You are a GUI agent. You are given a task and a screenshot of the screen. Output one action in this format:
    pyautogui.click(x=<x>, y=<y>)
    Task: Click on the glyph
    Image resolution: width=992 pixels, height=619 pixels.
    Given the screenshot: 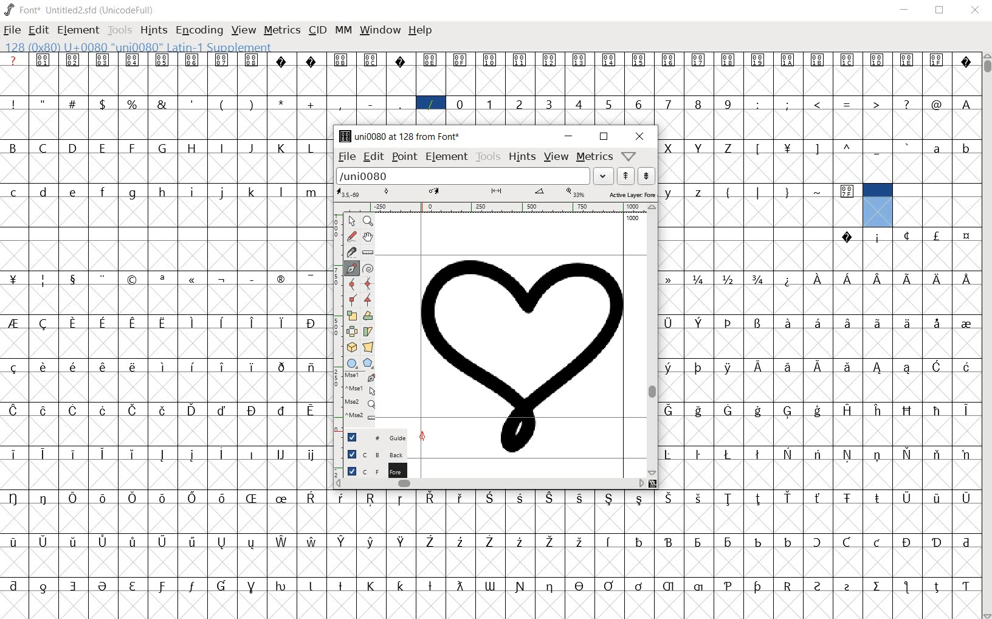 What is the action you would take?
    pyautogui.click(x=907, y=499)
    